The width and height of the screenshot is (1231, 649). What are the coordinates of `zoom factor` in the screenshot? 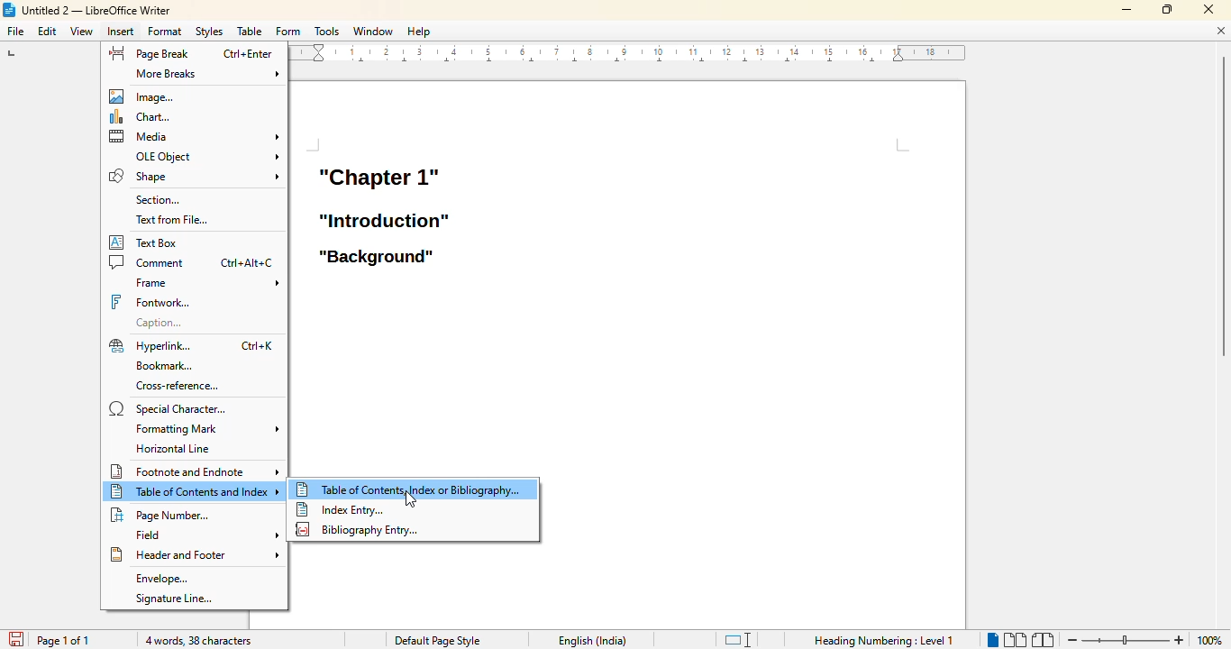 It's located at (1211, 641).